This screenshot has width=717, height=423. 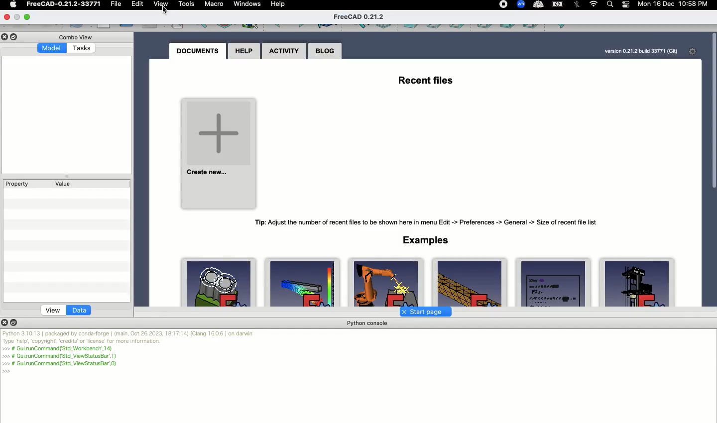 I want to click on Value, so click(x=64, y=184).